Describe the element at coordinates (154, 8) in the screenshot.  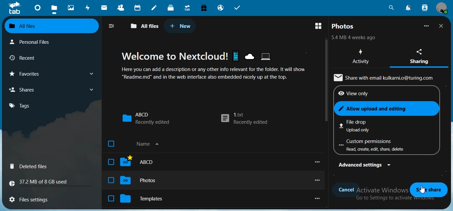
I see `notes` at that location.